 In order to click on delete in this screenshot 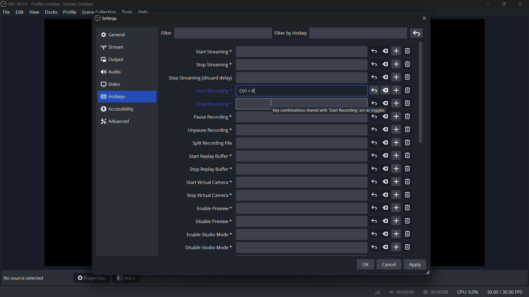, I will do `click(385, 195)`.